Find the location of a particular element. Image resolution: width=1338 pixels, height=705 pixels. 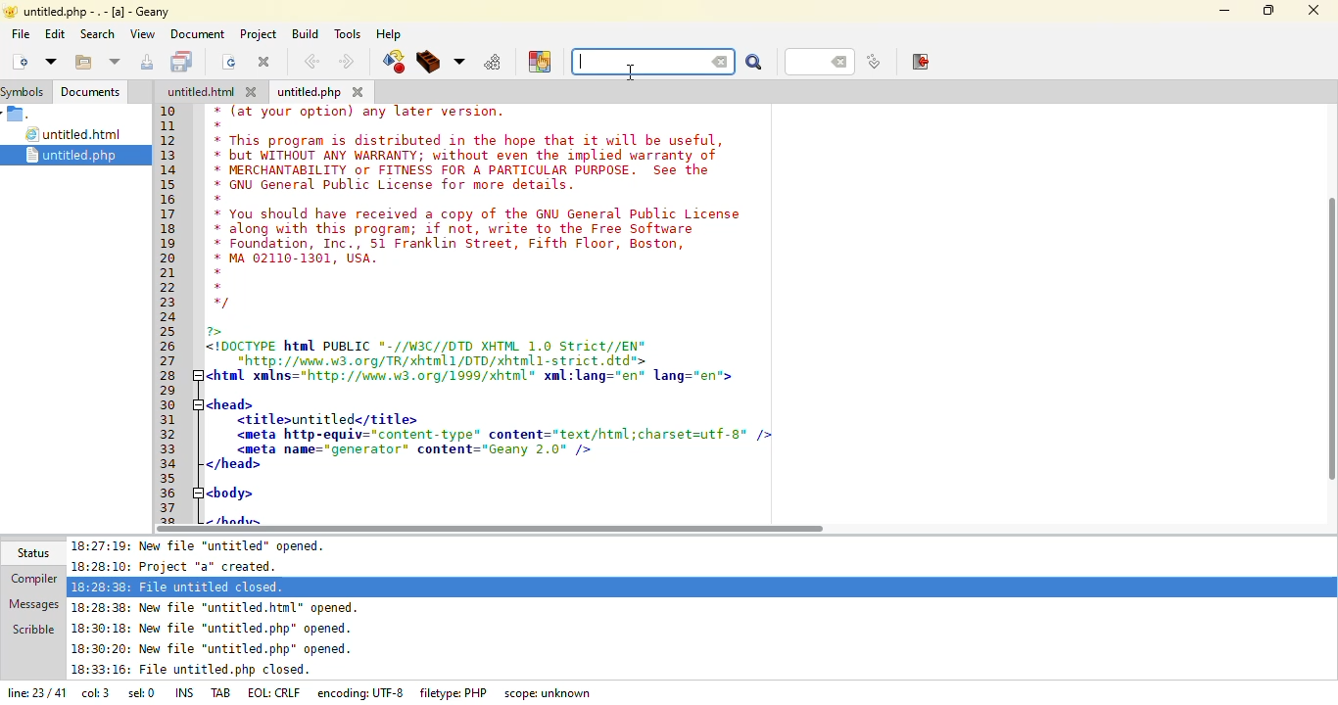

30 is located at coordinates (172, 405).